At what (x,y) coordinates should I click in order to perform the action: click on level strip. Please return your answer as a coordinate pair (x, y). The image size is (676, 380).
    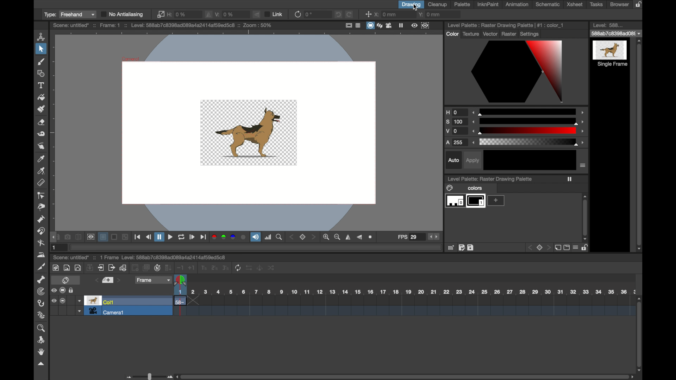
    Looking at the image, I should click on (606, 25).